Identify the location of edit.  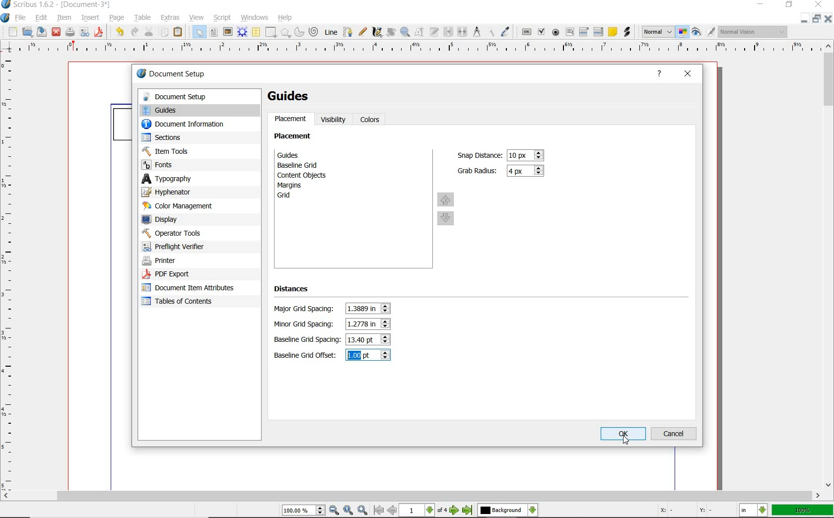
(41, 18).